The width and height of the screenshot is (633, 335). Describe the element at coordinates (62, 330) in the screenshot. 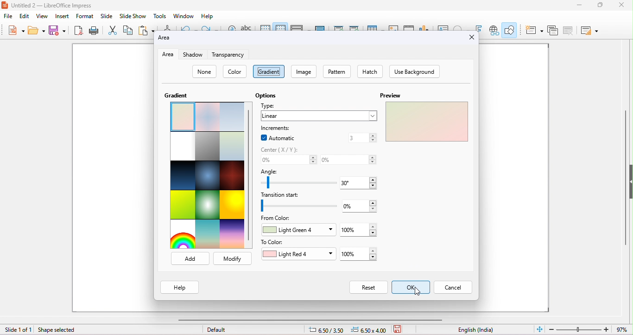

I see `shape selected` at that location.